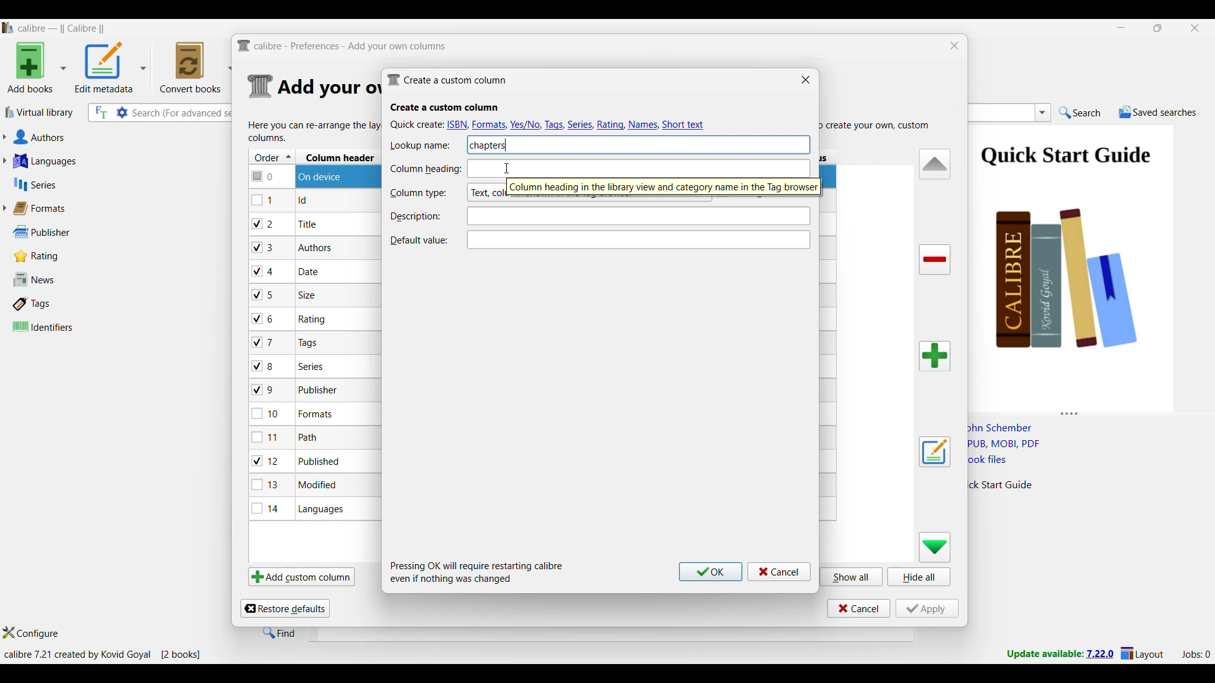 This screenshot has width=1215, height=683. Describe the element at coordinates (1159, 28) in the screenshot. I see `Show interface in a smaller tab` at that location.